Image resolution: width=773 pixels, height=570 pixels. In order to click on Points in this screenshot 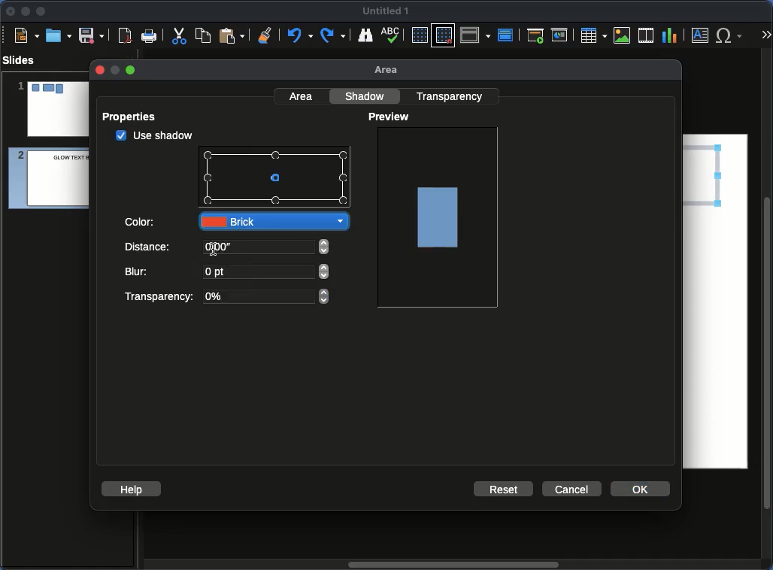, I will do `click(276, 179)`.